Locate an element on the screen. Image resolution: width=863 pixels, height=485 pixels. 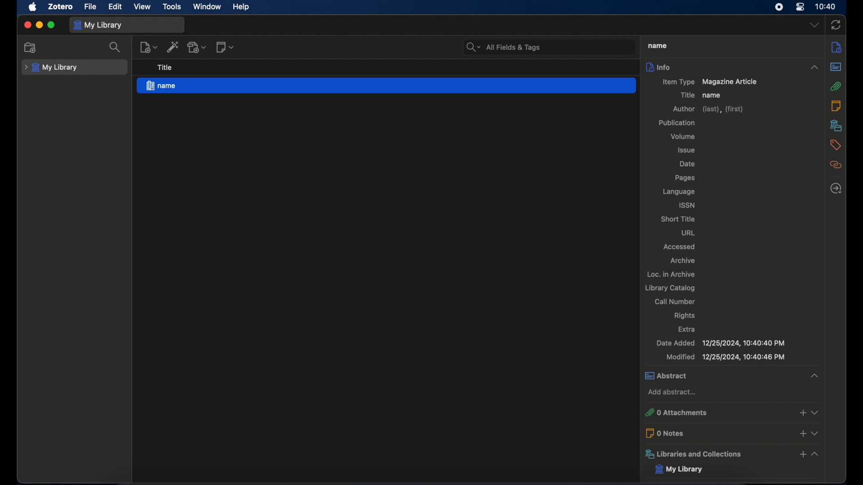
maximize is located at coordinates (51, 25).